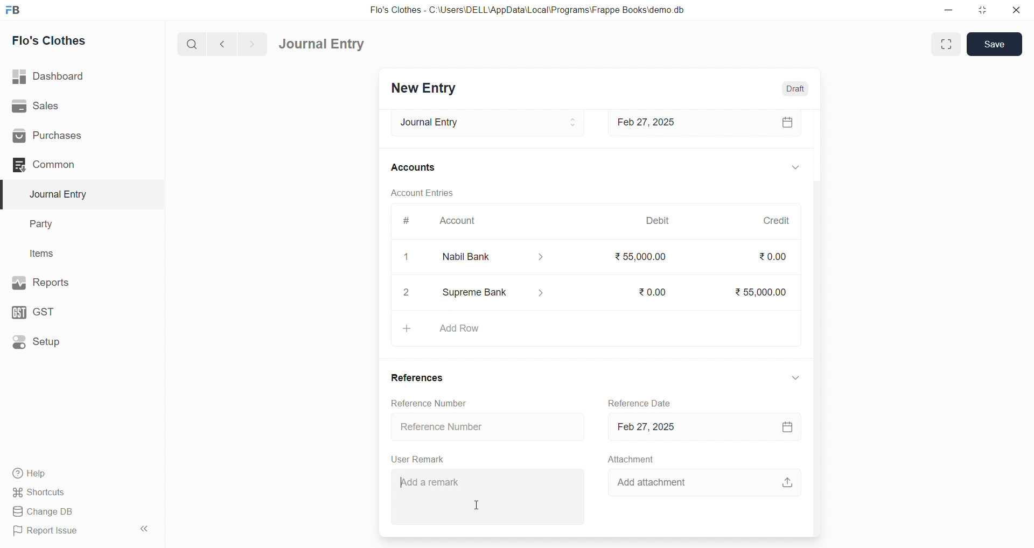 The width and height of the screenshot is (1034, 548). What do you see at coordinates (461, 223) in the screenshot?
I see `Account` at bounding box center [461, 223].